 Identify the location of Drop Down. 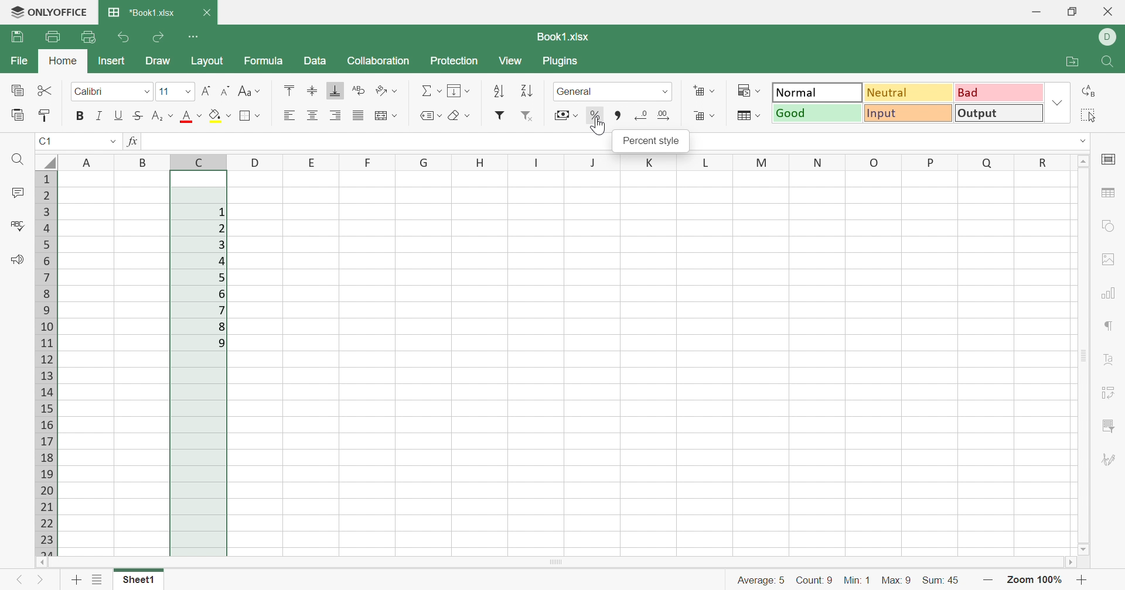
(145, 92).